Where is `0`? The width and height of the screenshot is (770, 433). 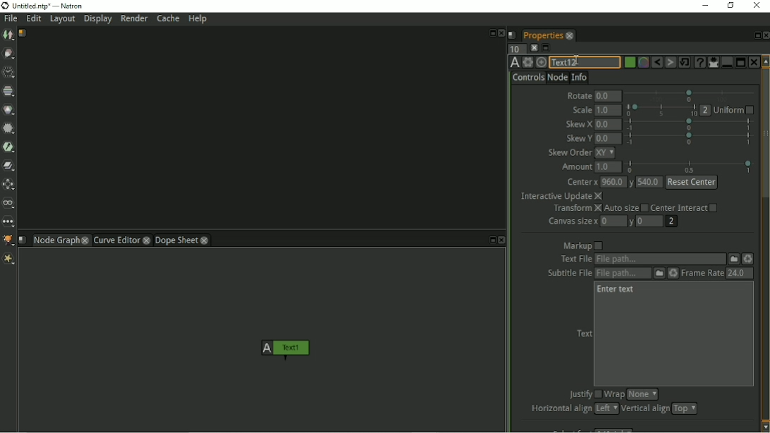 0 is located at coordinates (651, 221).